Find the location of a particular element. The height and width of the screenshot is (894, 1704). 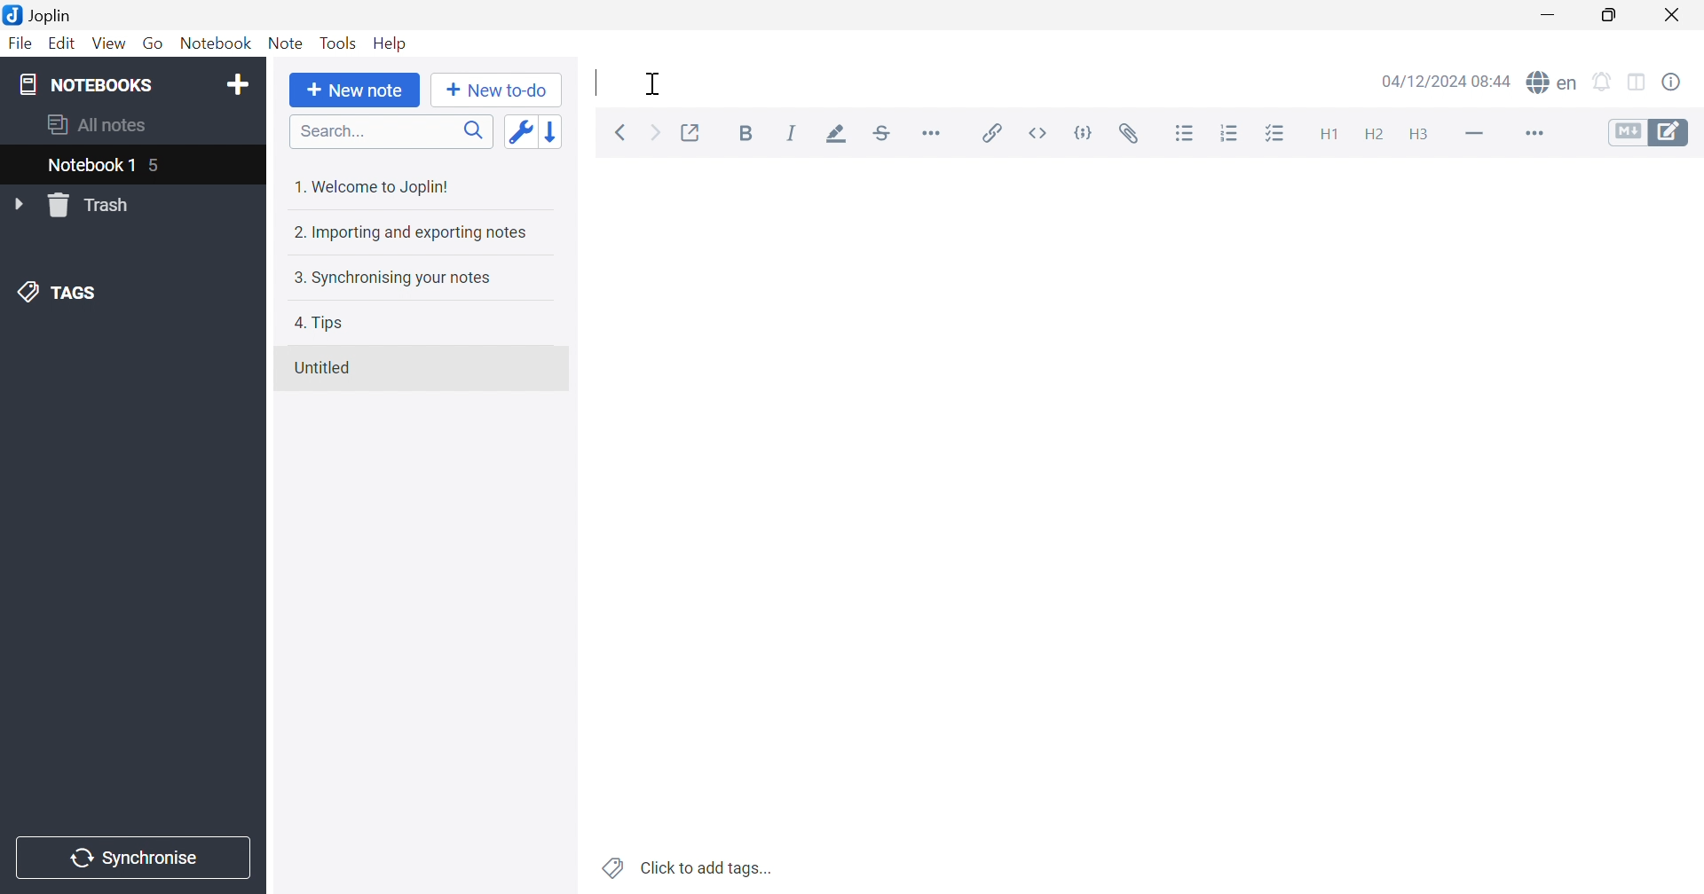

Forward is located at coordinates (653, 131).